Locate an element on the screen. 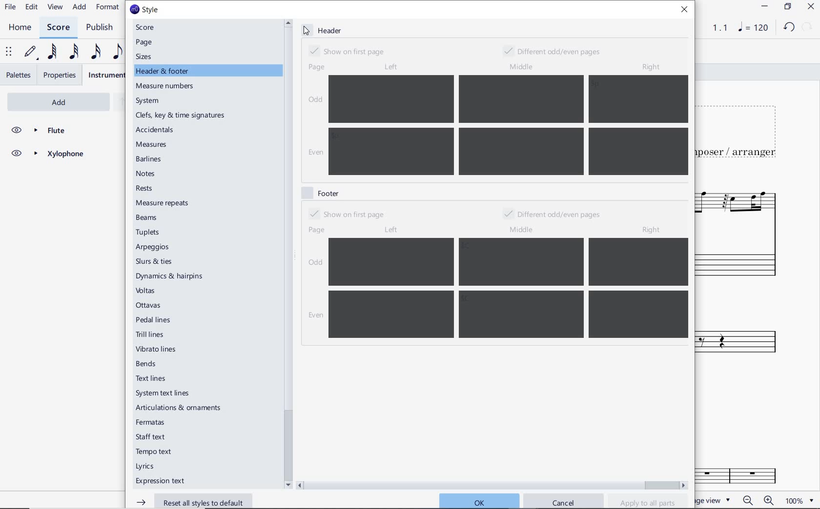 This screenshot has height=509, width=820. ok is located at coordinates (478, 500).